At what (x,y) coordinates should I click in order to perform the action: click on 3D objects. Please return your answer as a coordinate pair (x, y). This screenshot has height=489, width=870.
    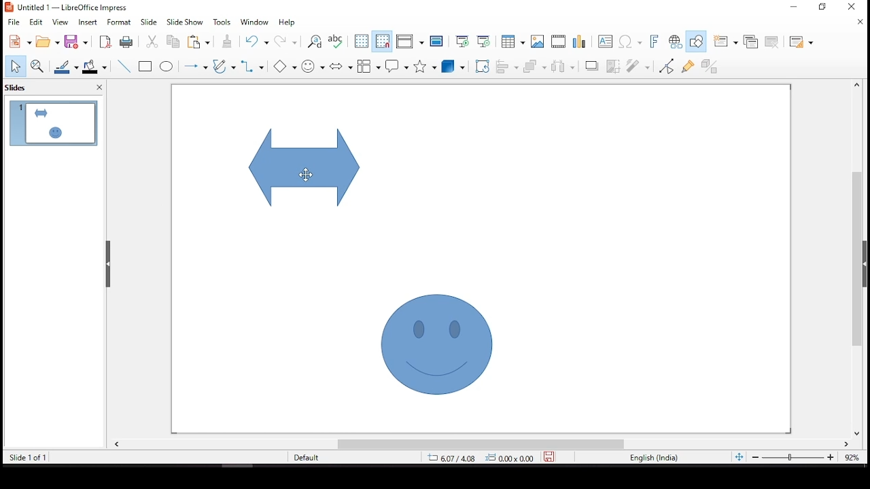
    Looking at the image, I should click on (452, 67).